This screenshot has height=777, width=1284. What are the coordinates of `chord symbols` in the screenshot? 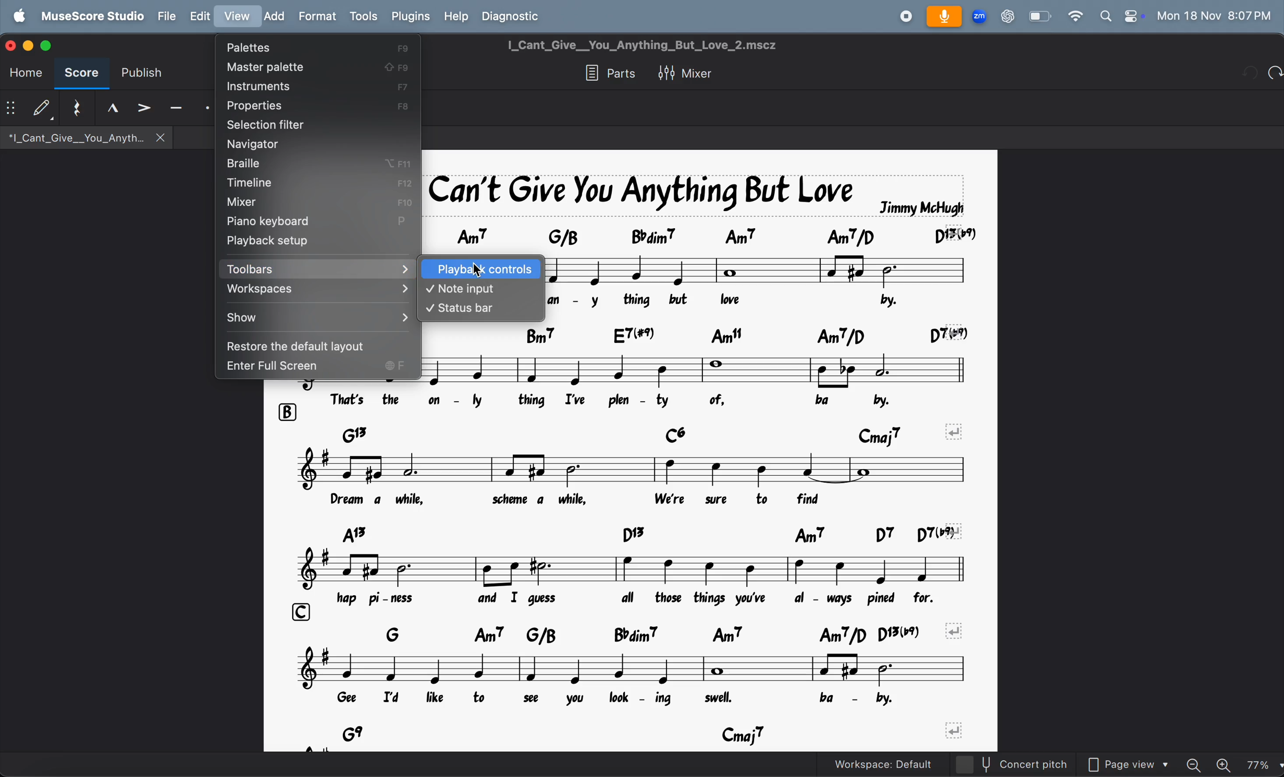 It's located at (639, 535).